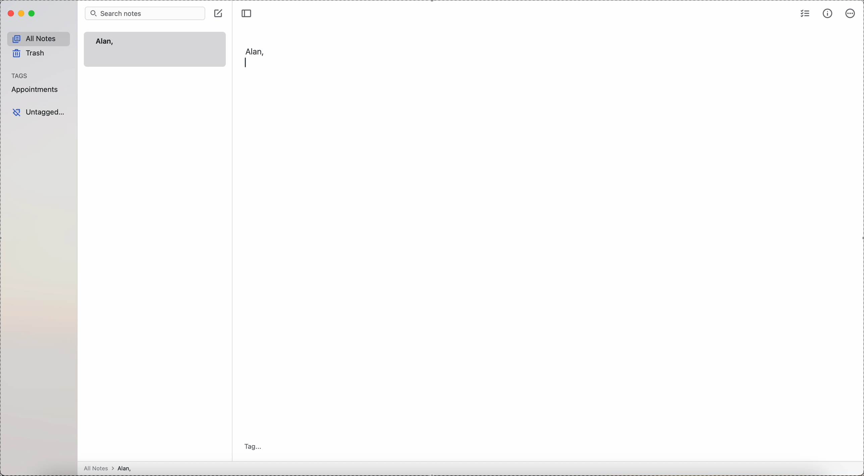  What do you see at coordinates (22, 13) in the screenshot?
I see `minimize Simplenote` at bounding box center [22, 13].